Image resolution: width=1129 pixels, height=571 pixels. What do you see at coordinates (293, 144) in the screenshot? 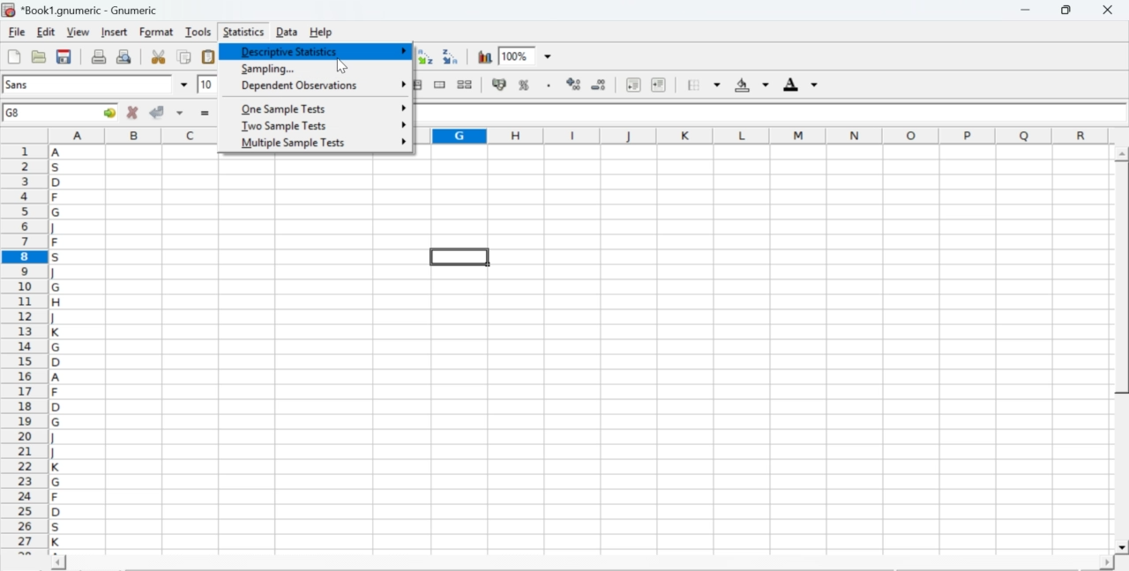
I see `multiple sample tests` at bounding box center [293, 144].